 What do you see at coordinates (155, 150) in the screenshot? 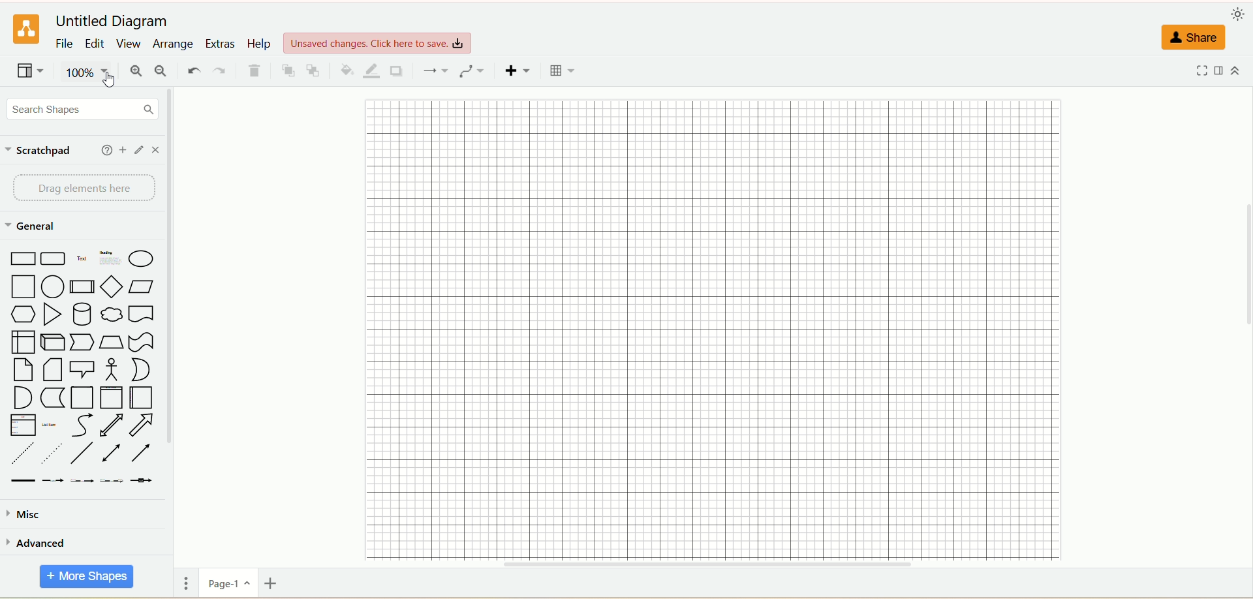
I see `close` at bounding box center [155, 150].